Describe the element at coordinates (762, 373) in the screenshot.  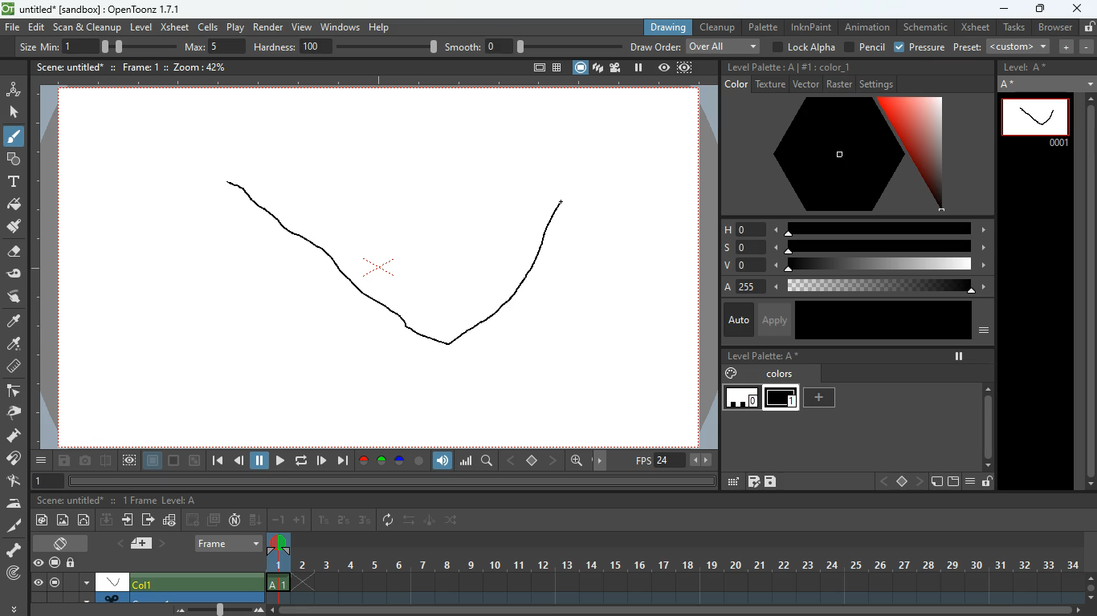
I see `colors` at that location.